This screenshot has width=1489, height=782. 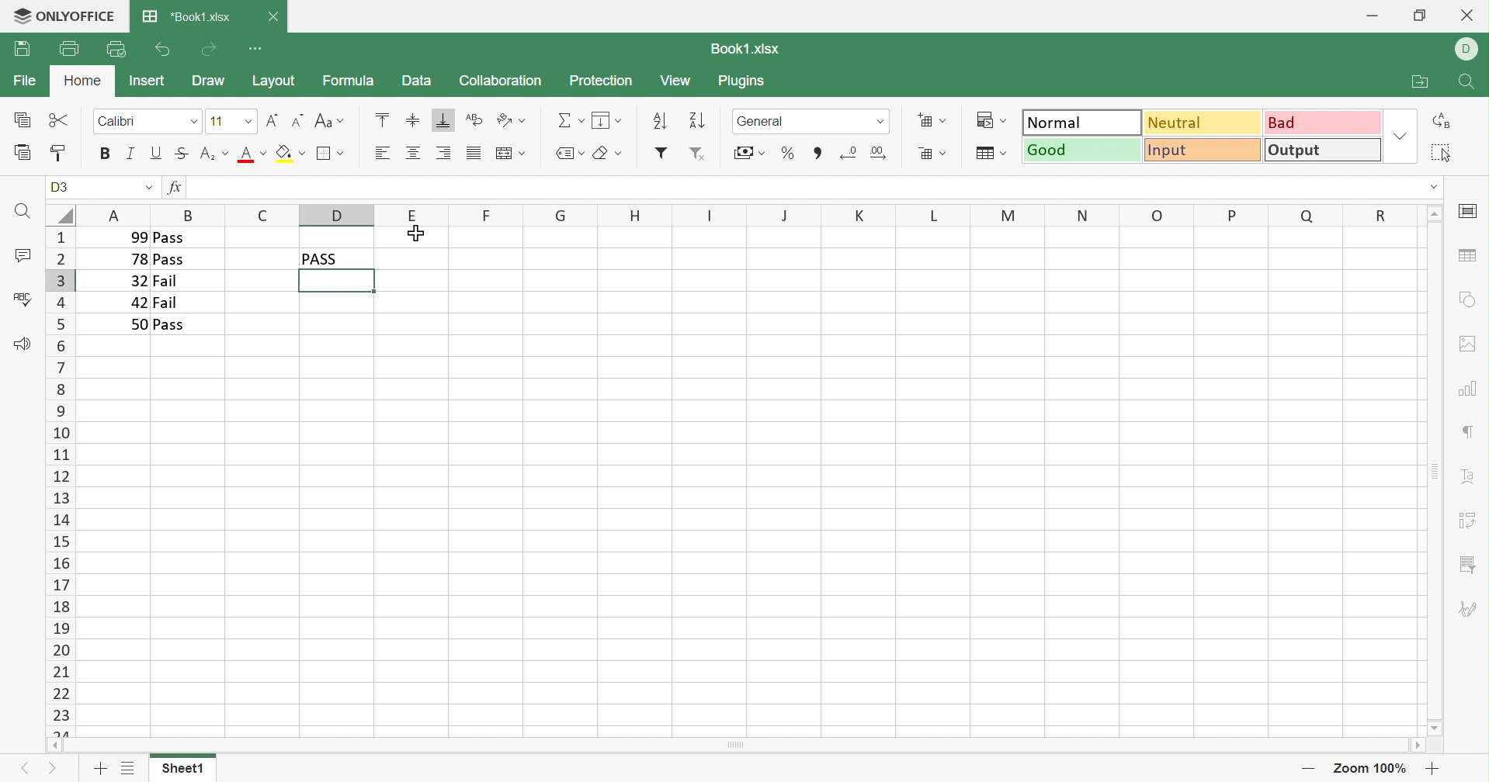 What do you see at coordinates (1082, 149) in the screenshot?
I see `Good` at bounding box center [1082, 149].